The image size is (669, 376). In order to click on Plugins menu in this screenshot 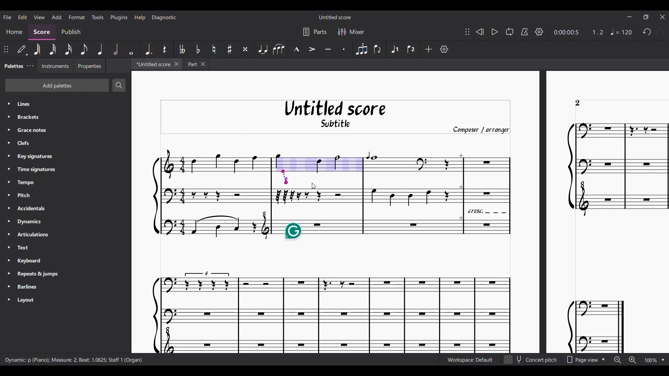, I will do `click(119, 17)`.